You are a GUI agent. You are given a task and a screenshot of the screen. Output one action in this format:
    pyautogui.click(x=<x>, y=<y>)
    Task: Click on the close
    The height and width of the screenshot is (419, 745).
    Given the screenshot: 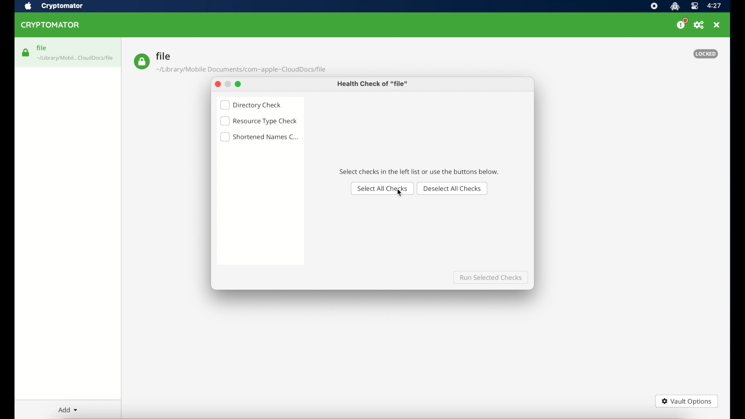 What is the action you would take?
    pyautogui.click(x=216, y=84)
    